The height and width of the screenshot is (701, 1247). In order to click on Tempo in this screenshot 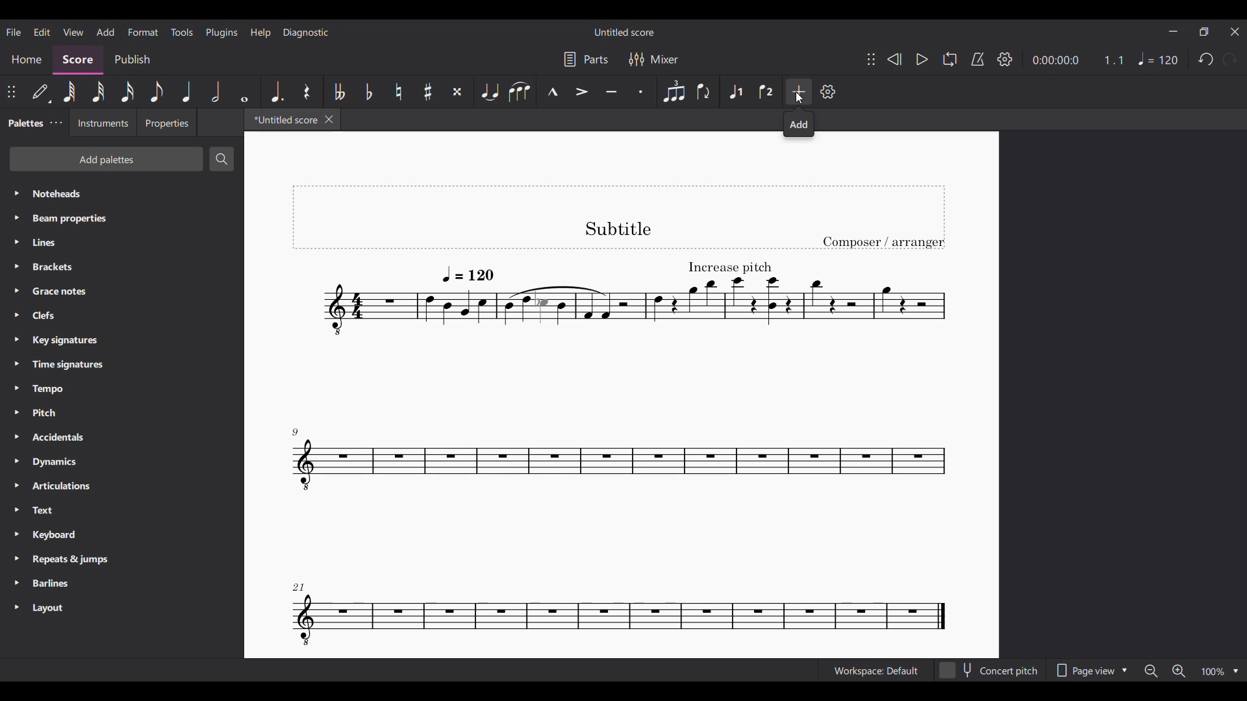, I will do `click(1159, 58)`.